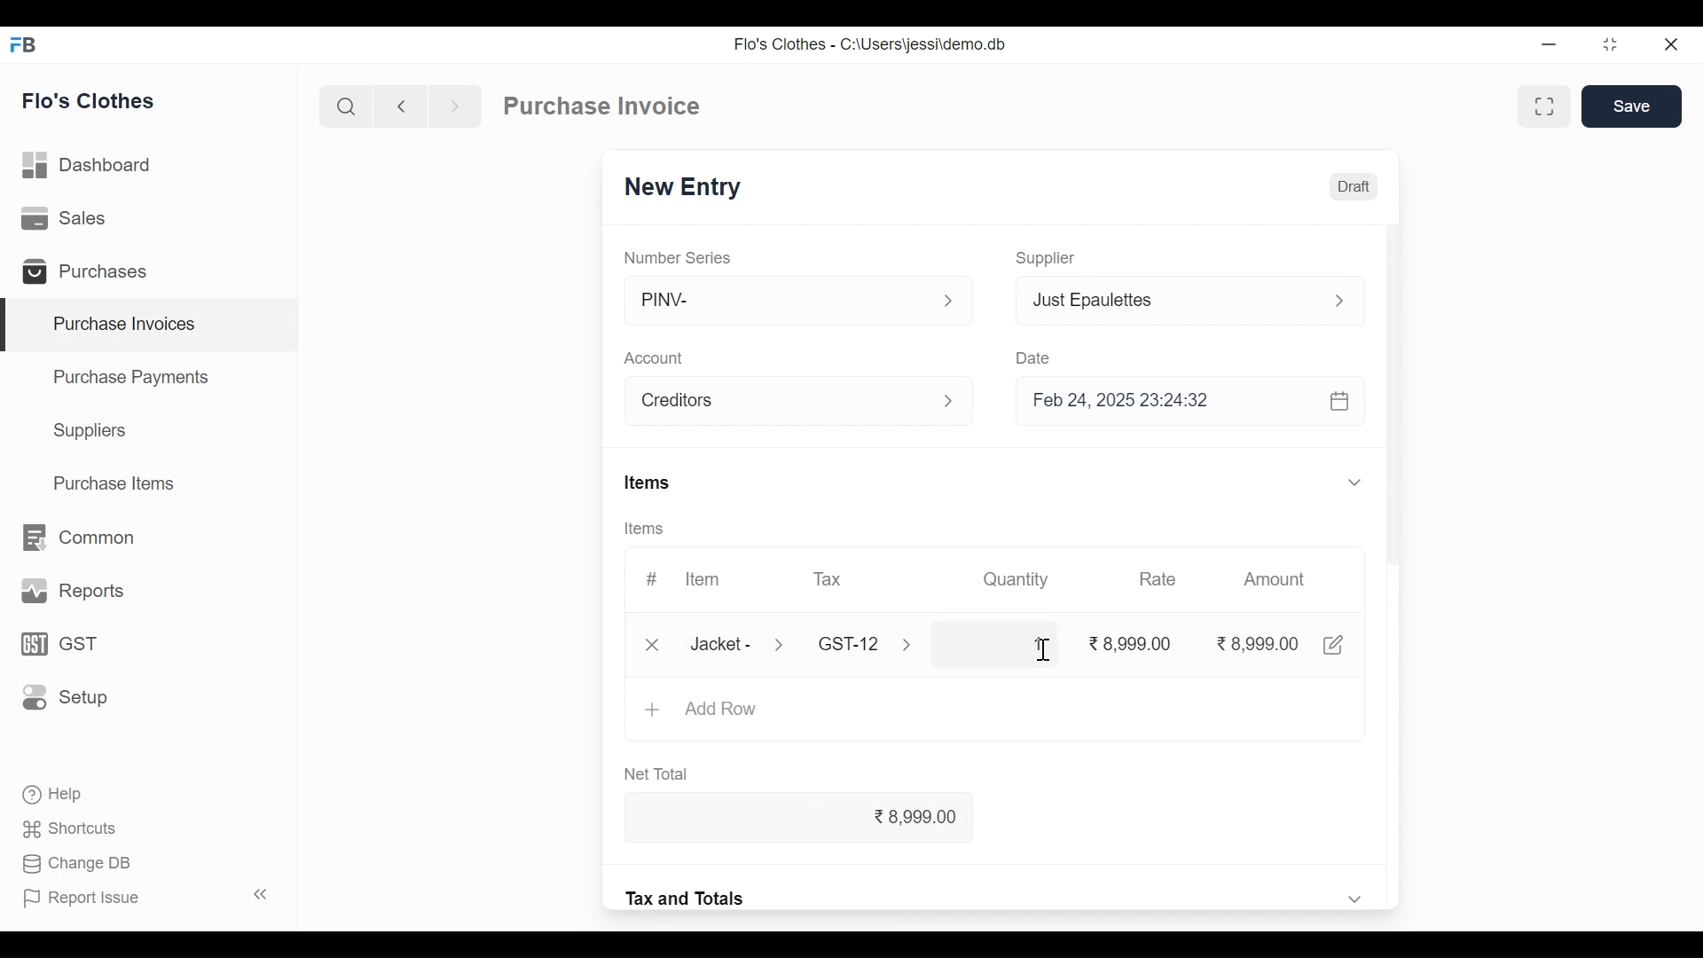 This screenshot has height=958, width=1703. Describe the element at coordinates (1609, 46) in the screenshot. I see `Restore` at that location.